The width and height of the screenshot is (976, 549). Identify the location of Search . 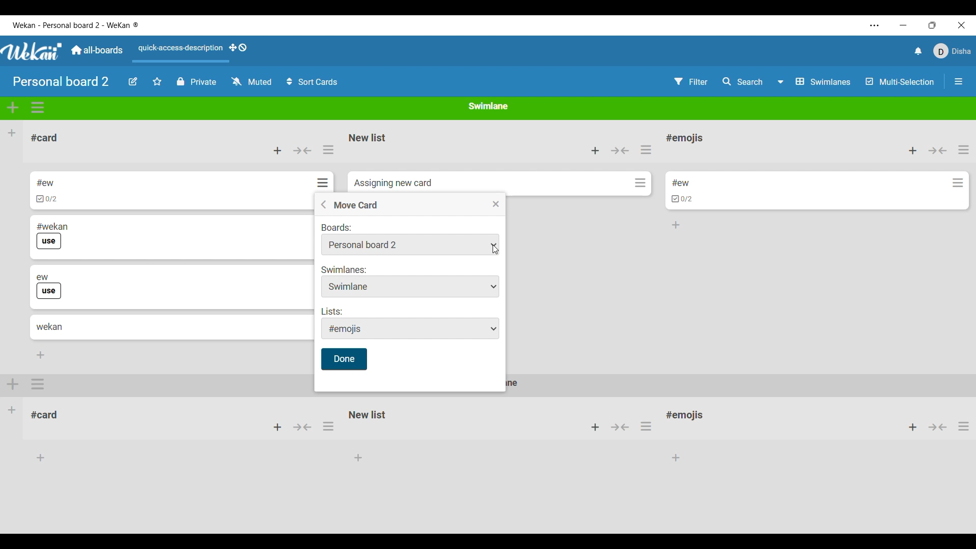
(743, 81).